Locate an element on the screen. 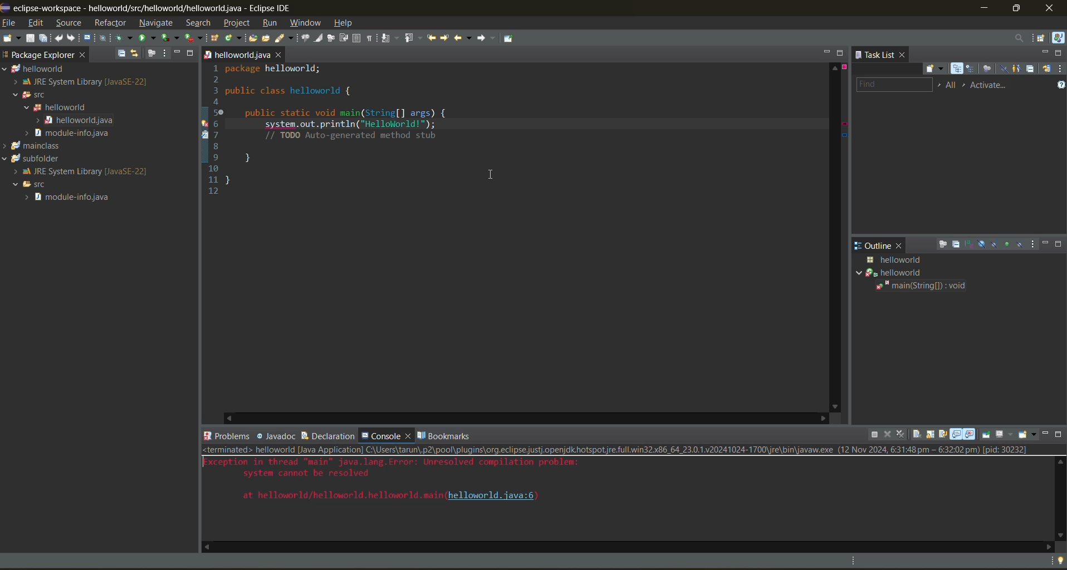 Image resolution: width=1067 pixels, height=570 pixels. edit task working sets is located at coordinates (952, 85).